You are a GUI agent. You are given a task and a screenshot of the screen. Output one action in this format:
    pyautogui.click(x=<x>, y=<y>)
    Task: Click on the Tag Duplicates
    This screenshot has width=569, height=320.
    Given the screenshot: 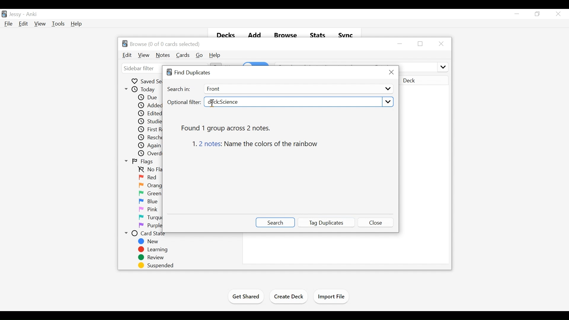 What is the action you would take?
    pyautogui.click(x=326, y=223)
    